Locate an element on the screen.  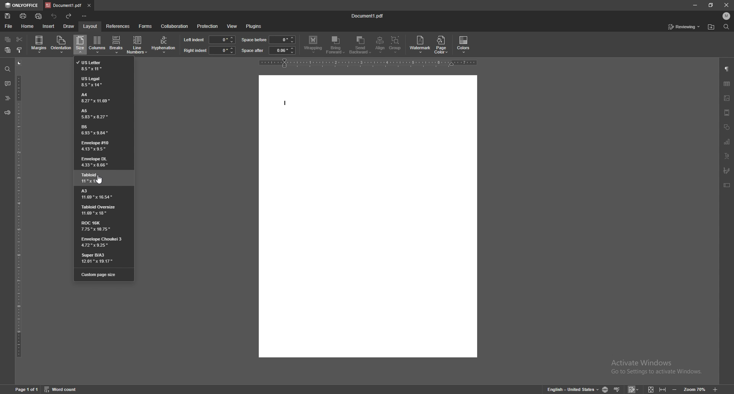
layout is located at coordinates (90, 26).